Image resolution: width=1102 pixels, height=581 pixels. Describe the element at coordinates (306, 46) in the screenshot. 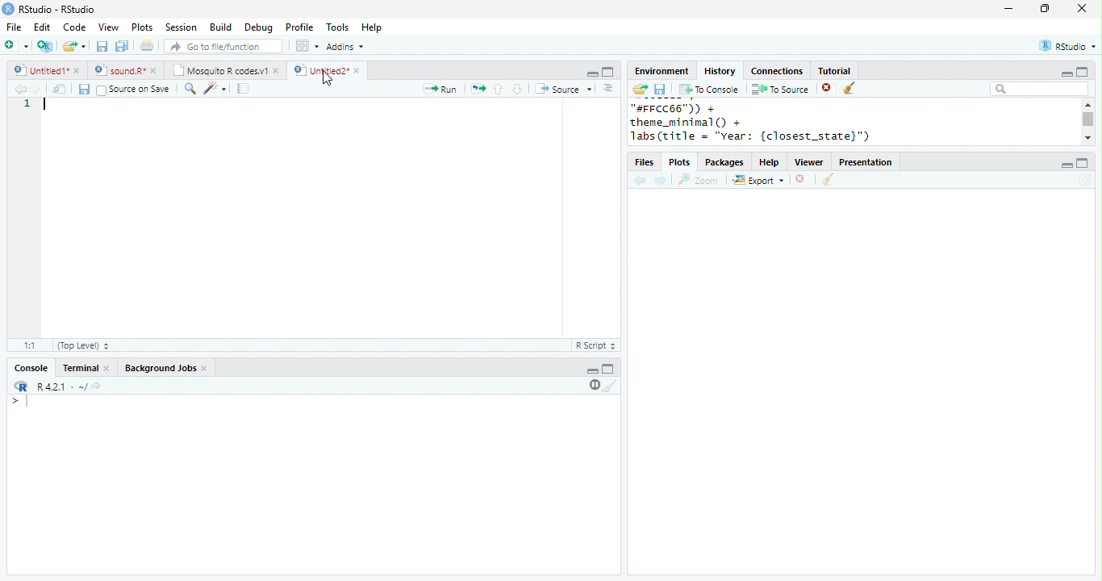

I see `options` at that location.